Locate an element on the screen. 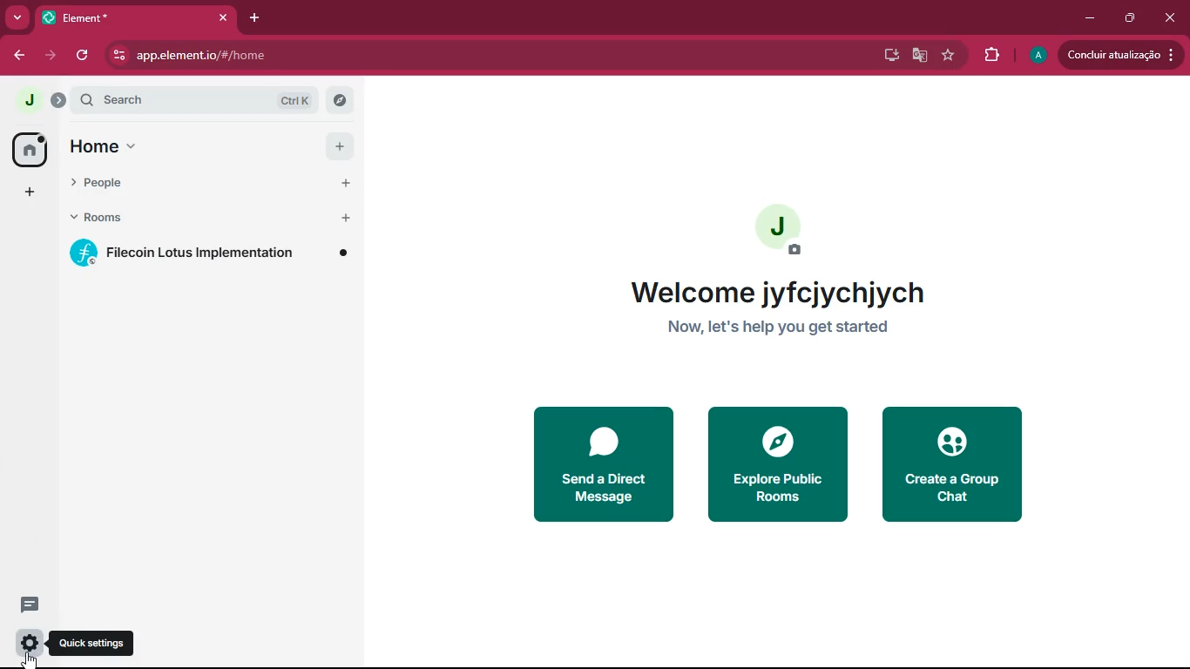 The width and height of the screenshot is (1190, 669). maximize is located at coordinates (1131, 18).